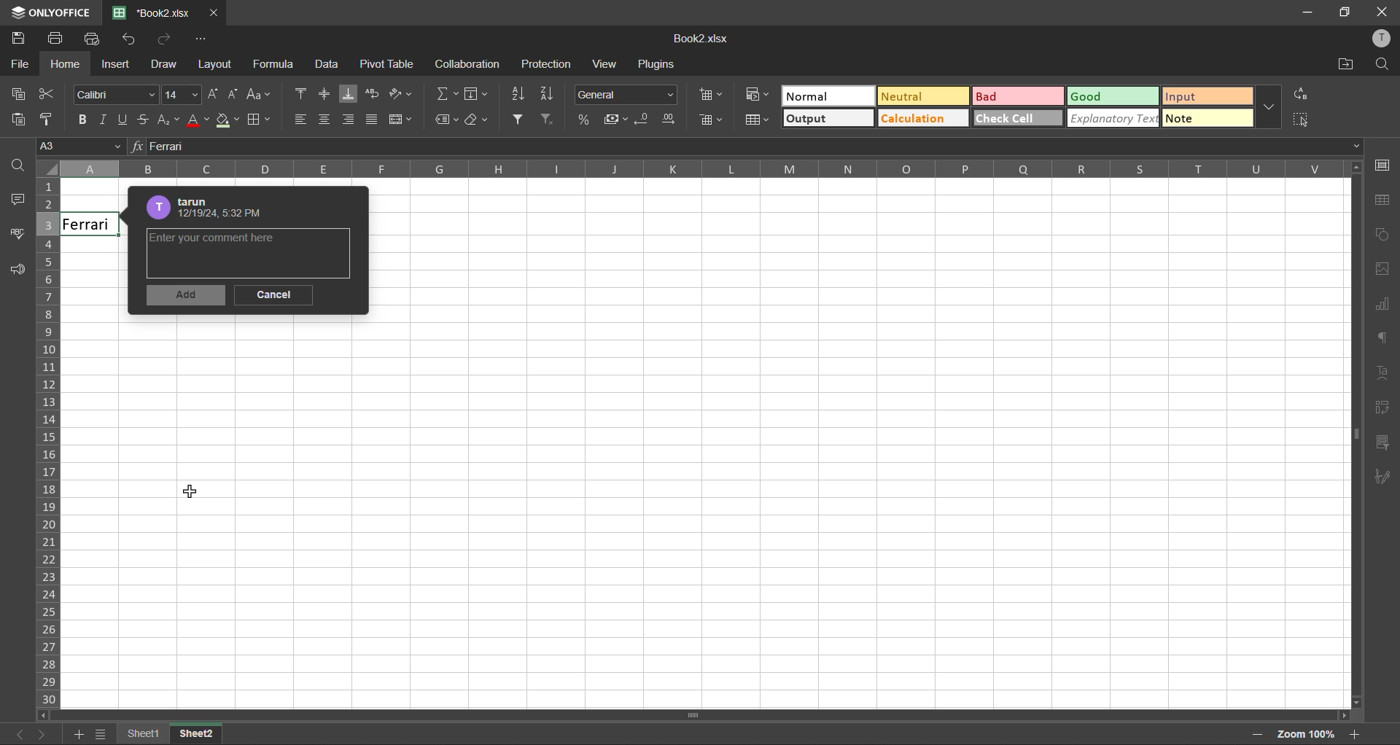  What do you see at coordinates (116, 63) in the screenshot?
I see `insert` at bounding box center [116, 63].